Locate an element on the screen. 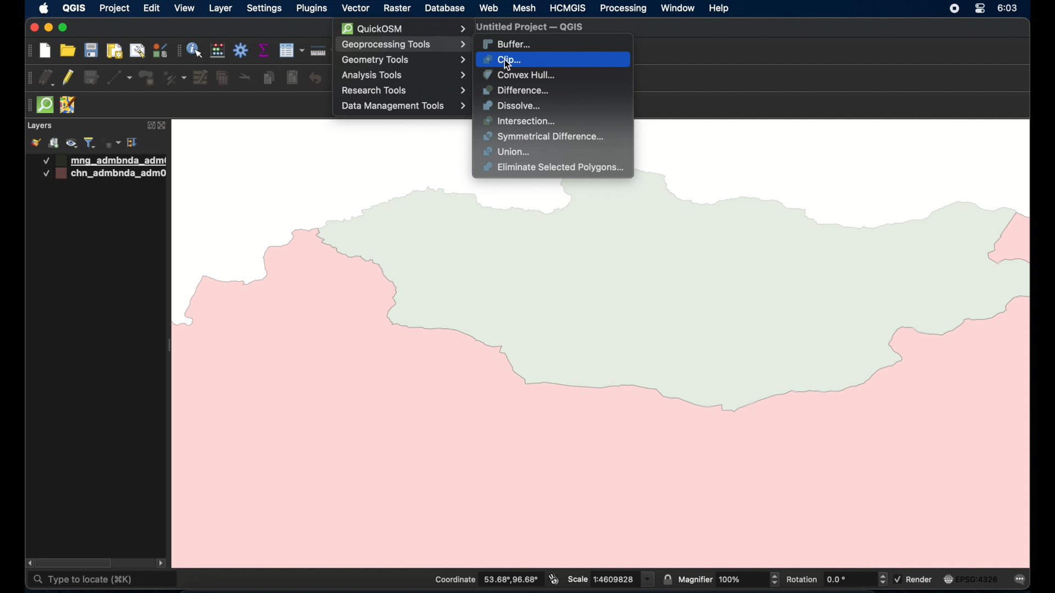 The width and height of the screenshot is (1055, 593). delete selected is located at coordinates (223, 79).